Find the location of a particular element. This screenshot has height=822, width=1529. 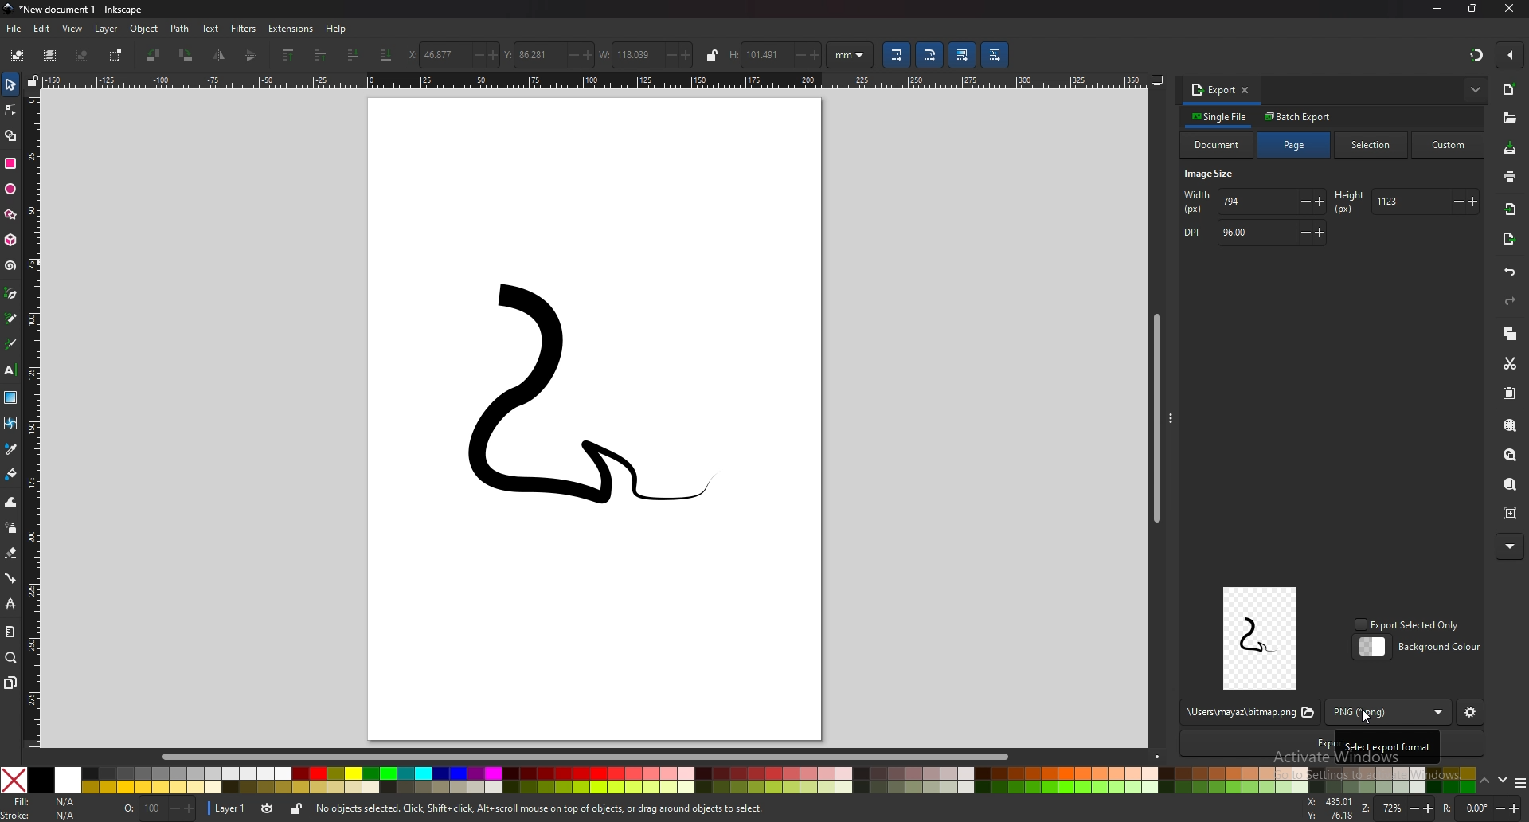

export is located at coordinates (1508, 241).